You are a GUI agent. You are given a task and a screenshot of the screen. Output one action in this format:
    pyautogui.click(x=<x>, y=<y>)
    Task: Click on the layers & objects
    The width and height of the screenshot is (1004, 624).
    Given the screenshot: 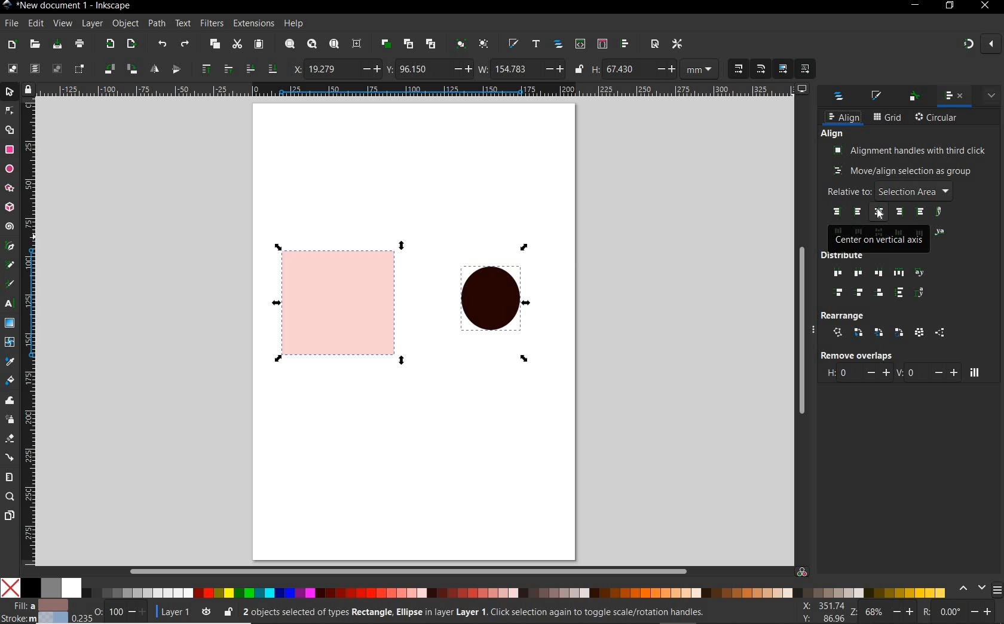 What is the action you would take?
    pyautogui.click(x=840, y=97)
    